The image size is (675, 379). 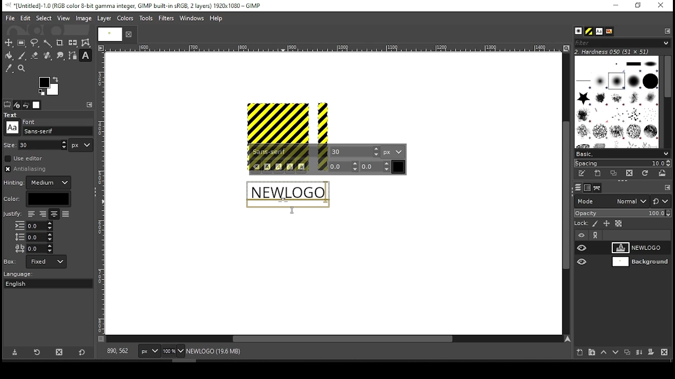 What do you see at coordinates (83, 18) in the screenshot?
I see `image` at bounding box center [83, 18].